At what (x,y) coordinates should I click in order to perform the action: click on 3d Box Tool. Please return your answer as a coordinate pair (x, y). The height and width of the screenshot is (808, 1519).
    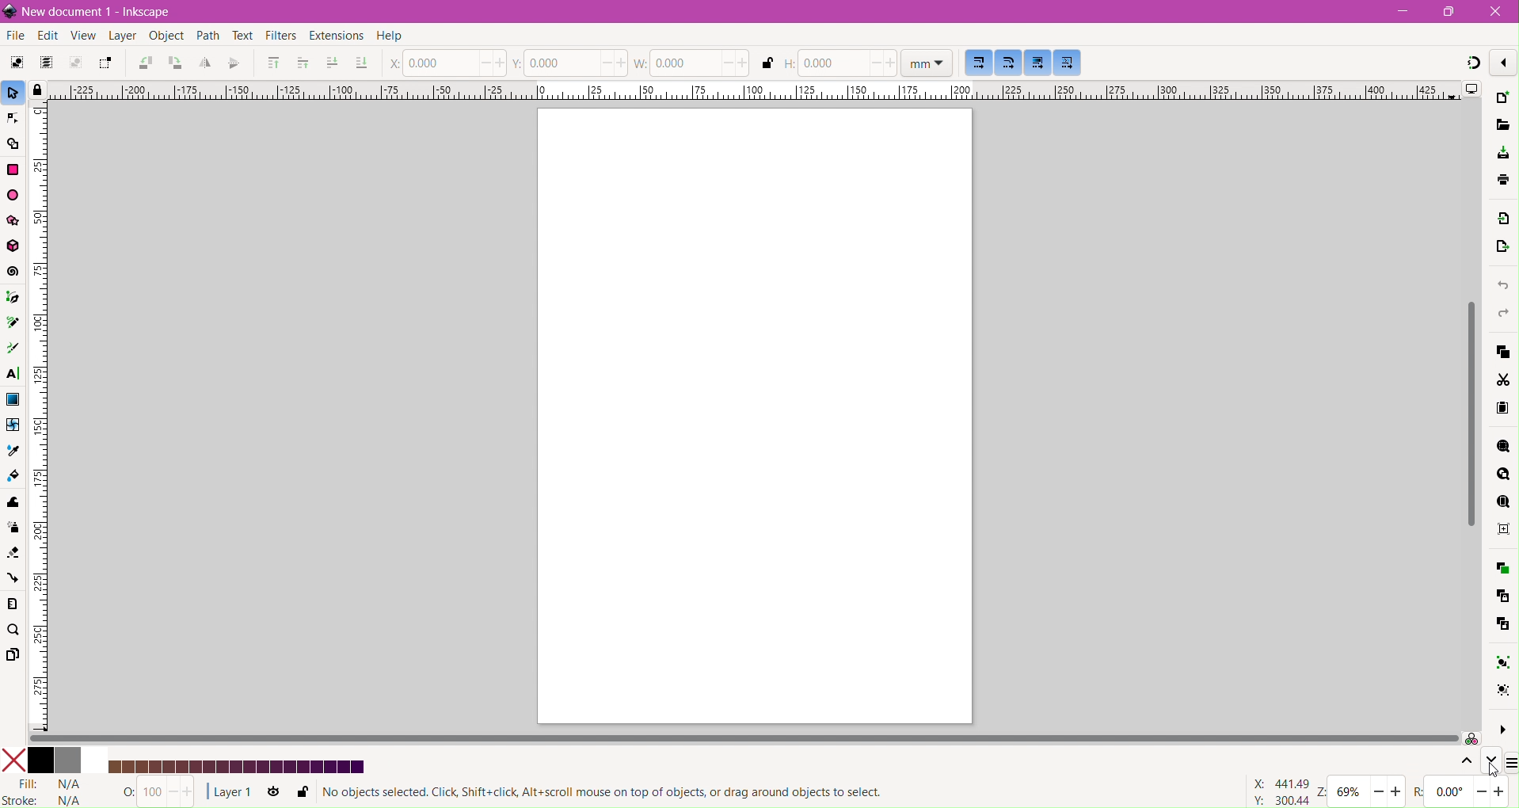
    Looking at the image, I should click on (13, 246).